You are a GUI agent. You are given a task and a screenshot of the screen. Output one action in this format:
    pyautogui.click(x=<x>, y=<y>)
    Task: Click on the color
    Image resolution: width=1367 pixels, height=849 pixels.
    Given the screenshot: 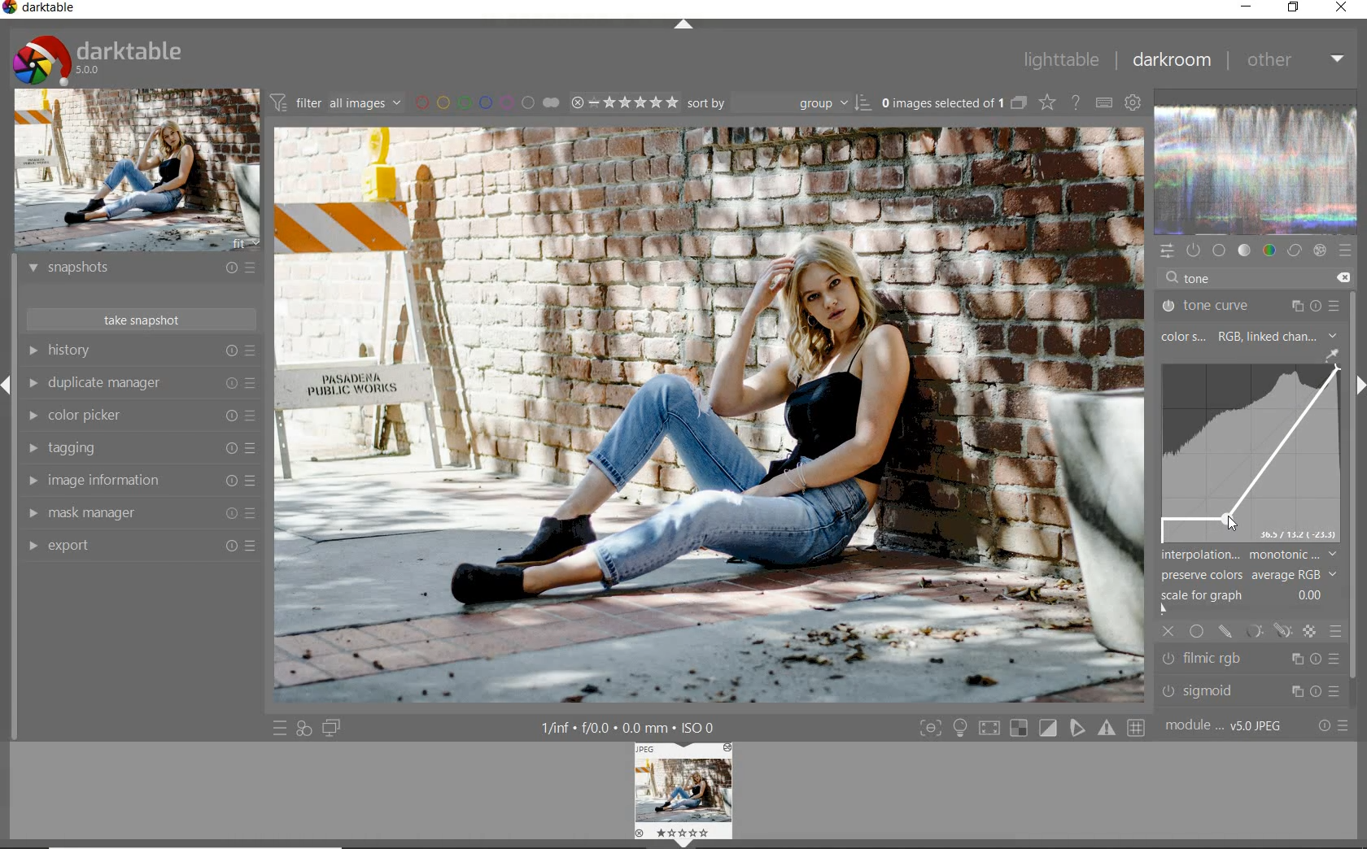 What is the action you would take?
    pyautogui.click(x=1268, y=251)
    